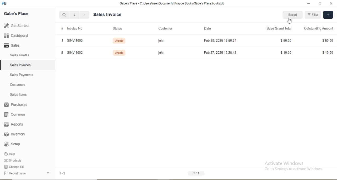  Describe the element at coordinates (165, 28) in the screenshot. I see `Customer` at that location.